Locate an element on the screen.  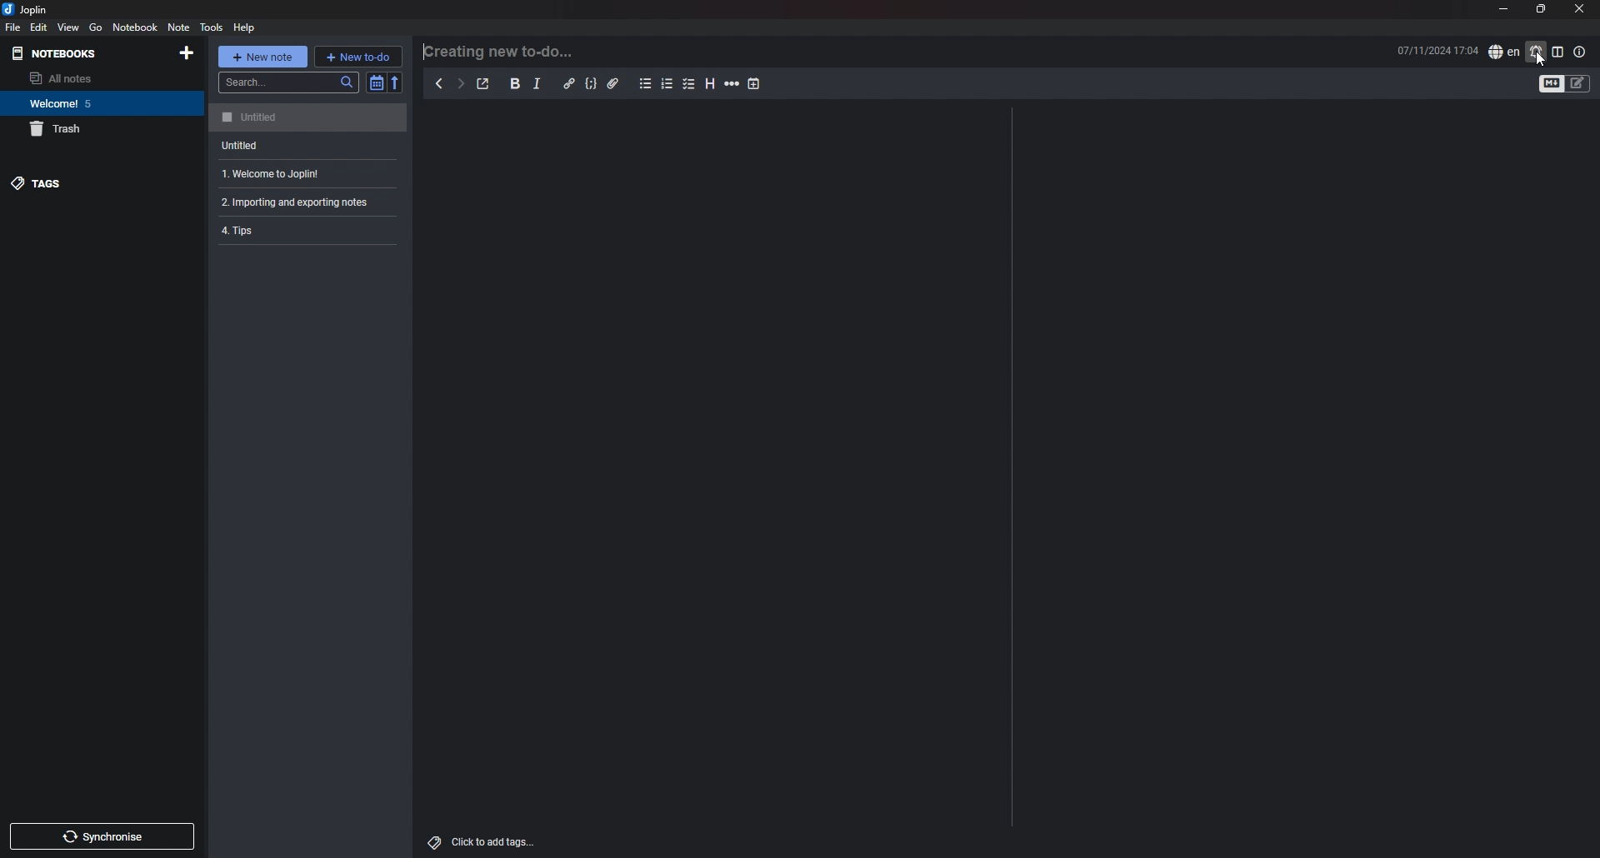
note properties is located at coordinates (1581, 52).